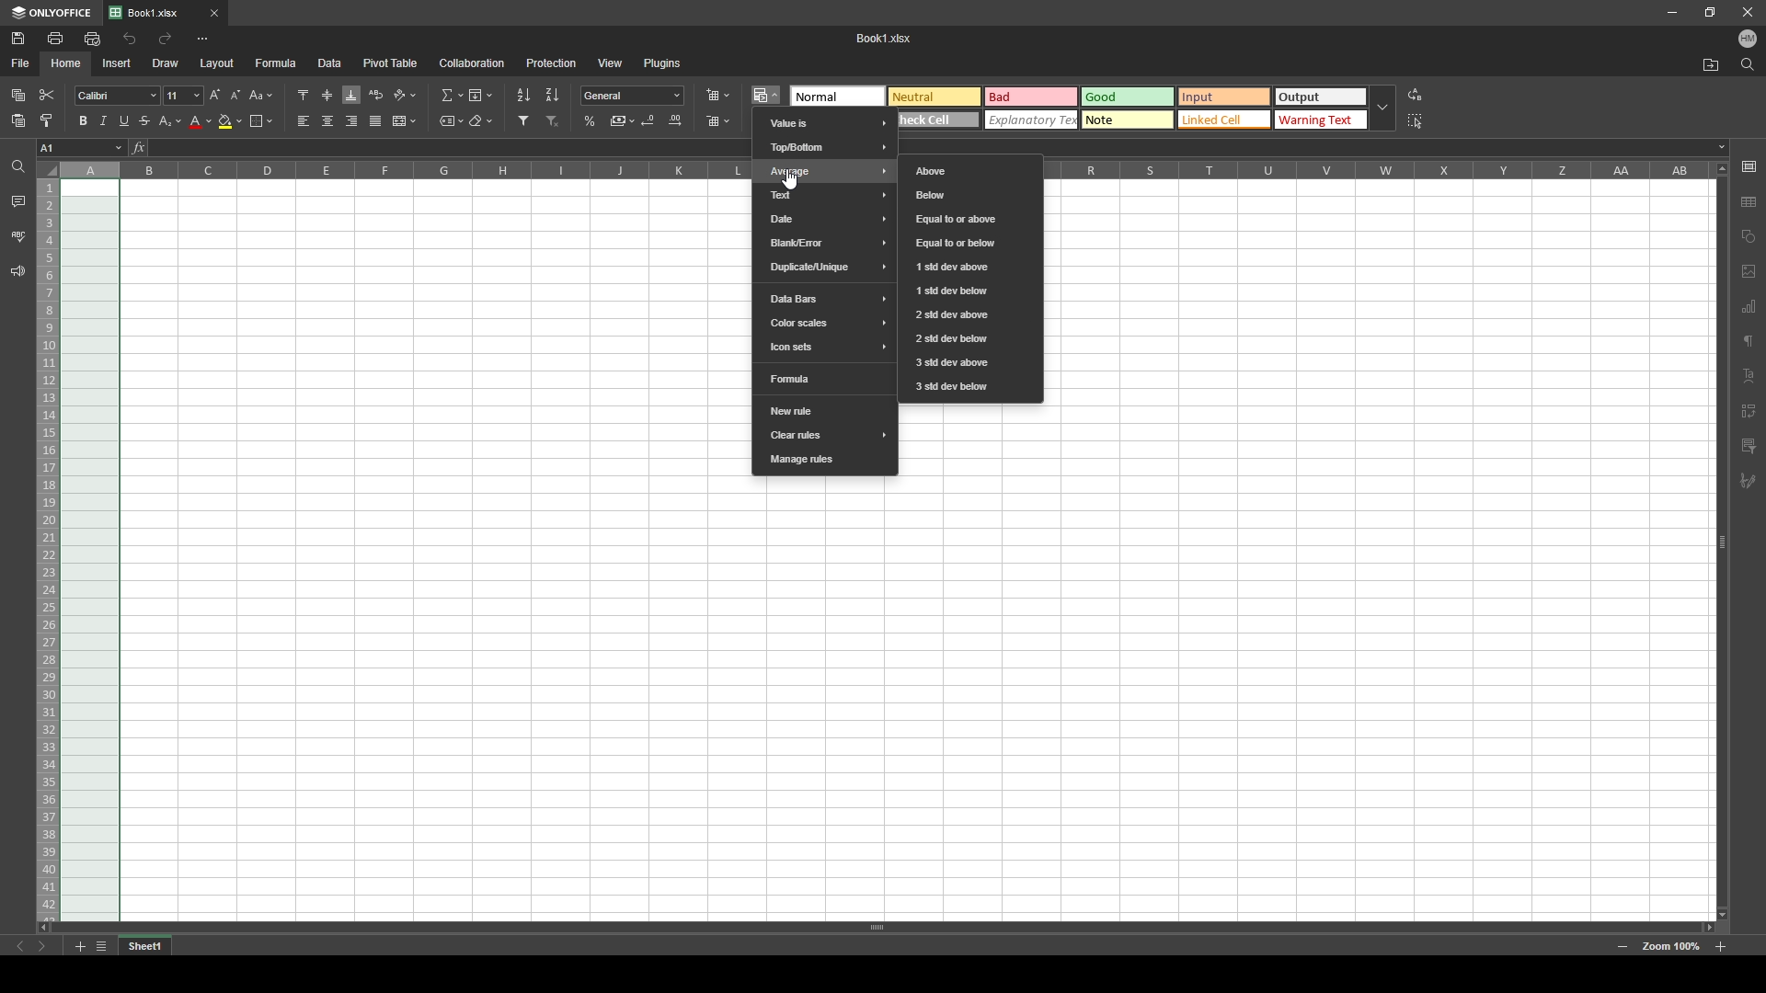 This screenshot has height=993, width=1766. I want to click on cells, so click(899, 701).